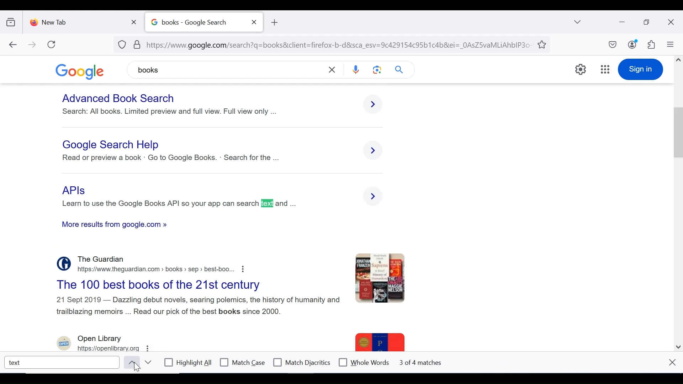  I want to click on google apps, so click(605, 69).